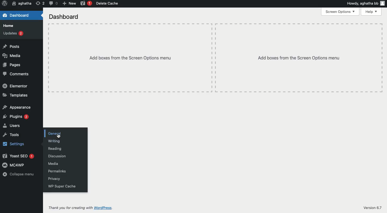 The image size is (387, 213). I want to click on MC4WP, so click(14, 165).